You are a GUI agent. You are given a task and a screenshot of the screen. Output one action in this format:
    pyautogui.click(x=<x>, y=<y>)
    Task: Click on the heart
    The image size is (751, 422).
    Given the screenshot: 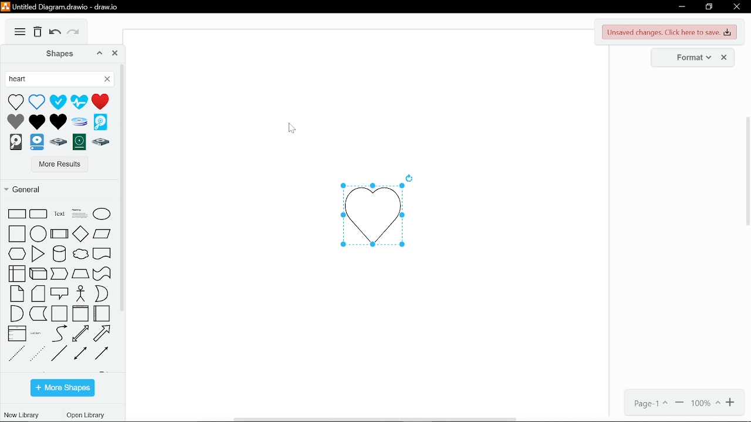 What is the action you would take?
    pyautogui.click(x=16, y=121)
    